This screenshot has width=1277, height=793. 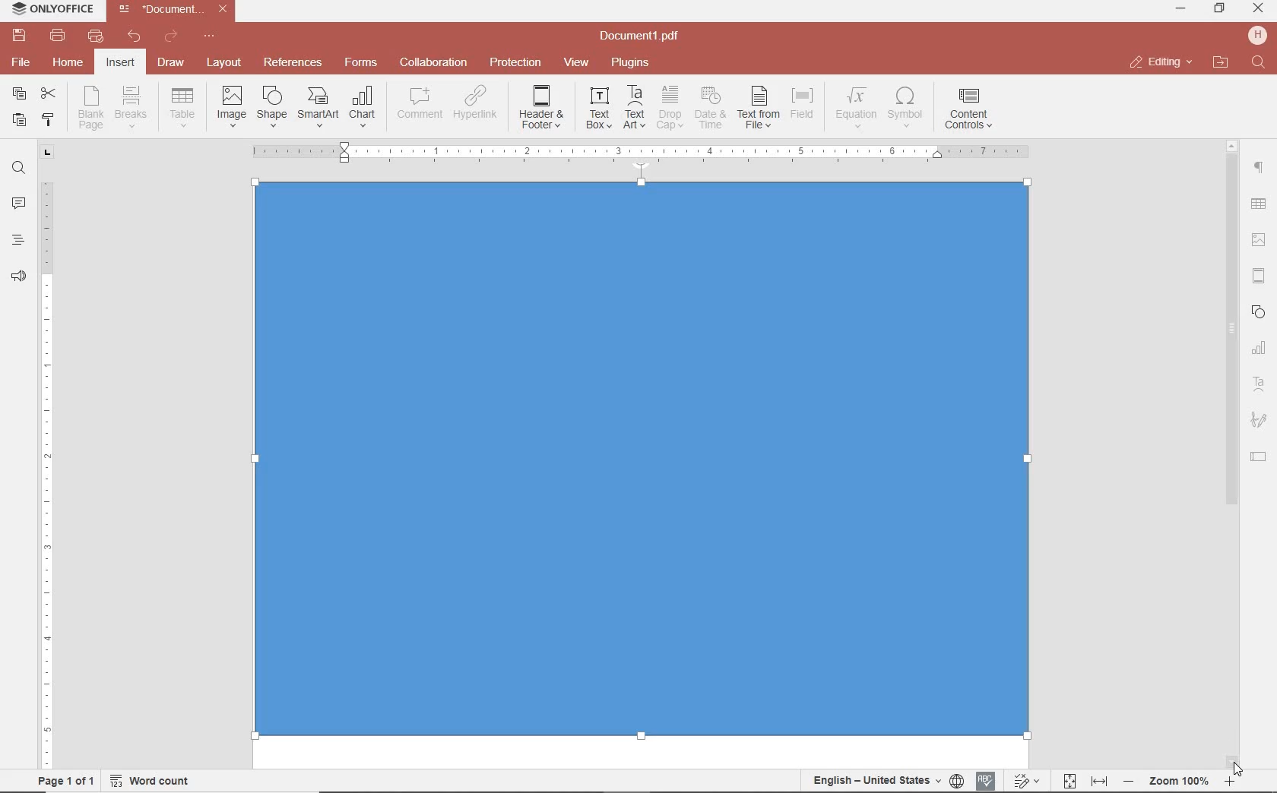 What do you see at coordinates (1229, 453) in the screenshot?
I see `scrollbar` at bounding box center [1229, 453].